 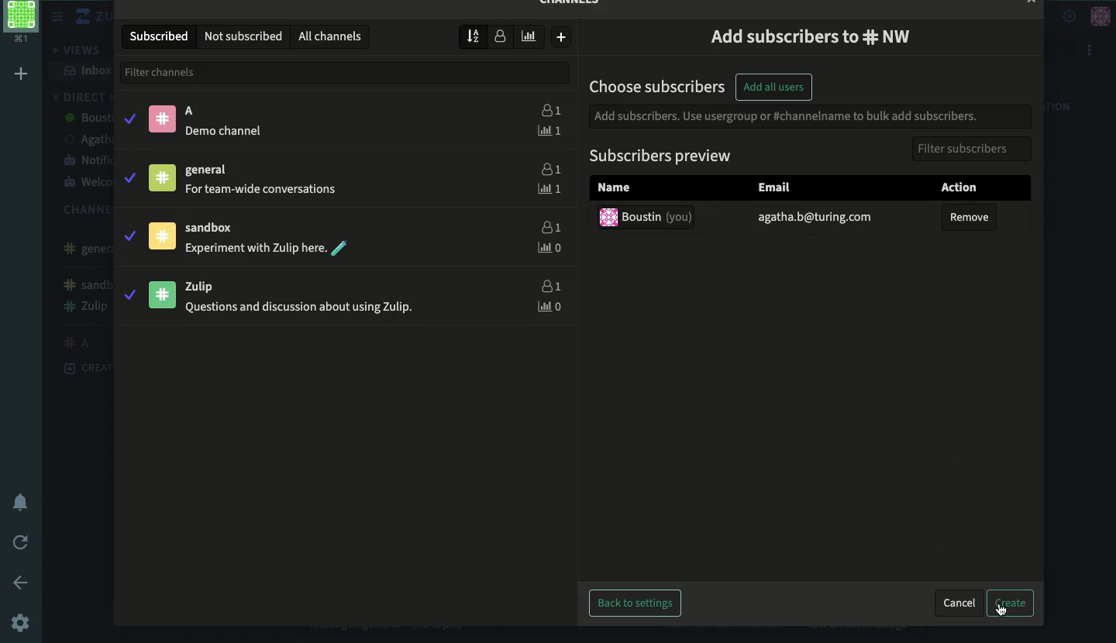 What do you see at coordinates (195, 112) in the screenshot?
I see `A` at bounding box center [195, 112].